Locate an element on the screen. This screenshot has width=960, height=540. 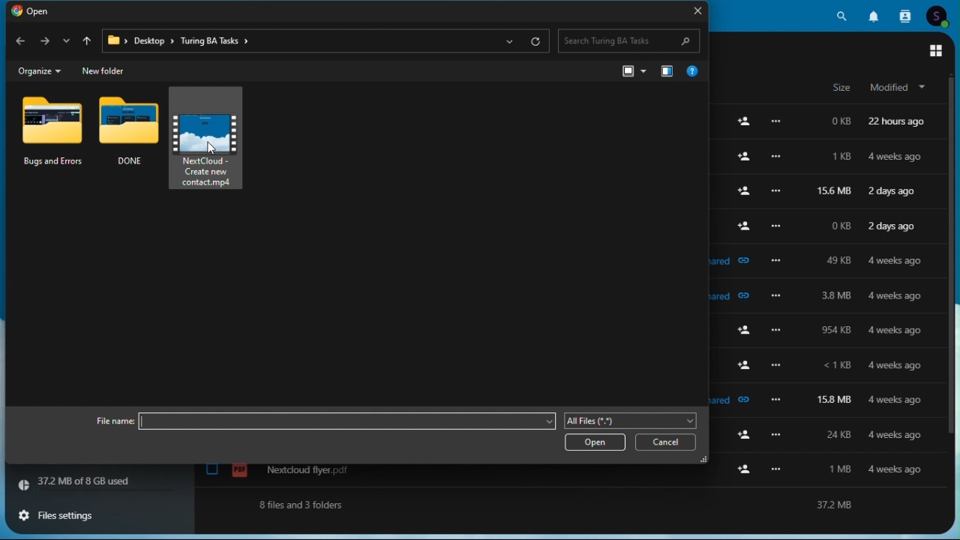
main menu is located at coordinates (927, 52).